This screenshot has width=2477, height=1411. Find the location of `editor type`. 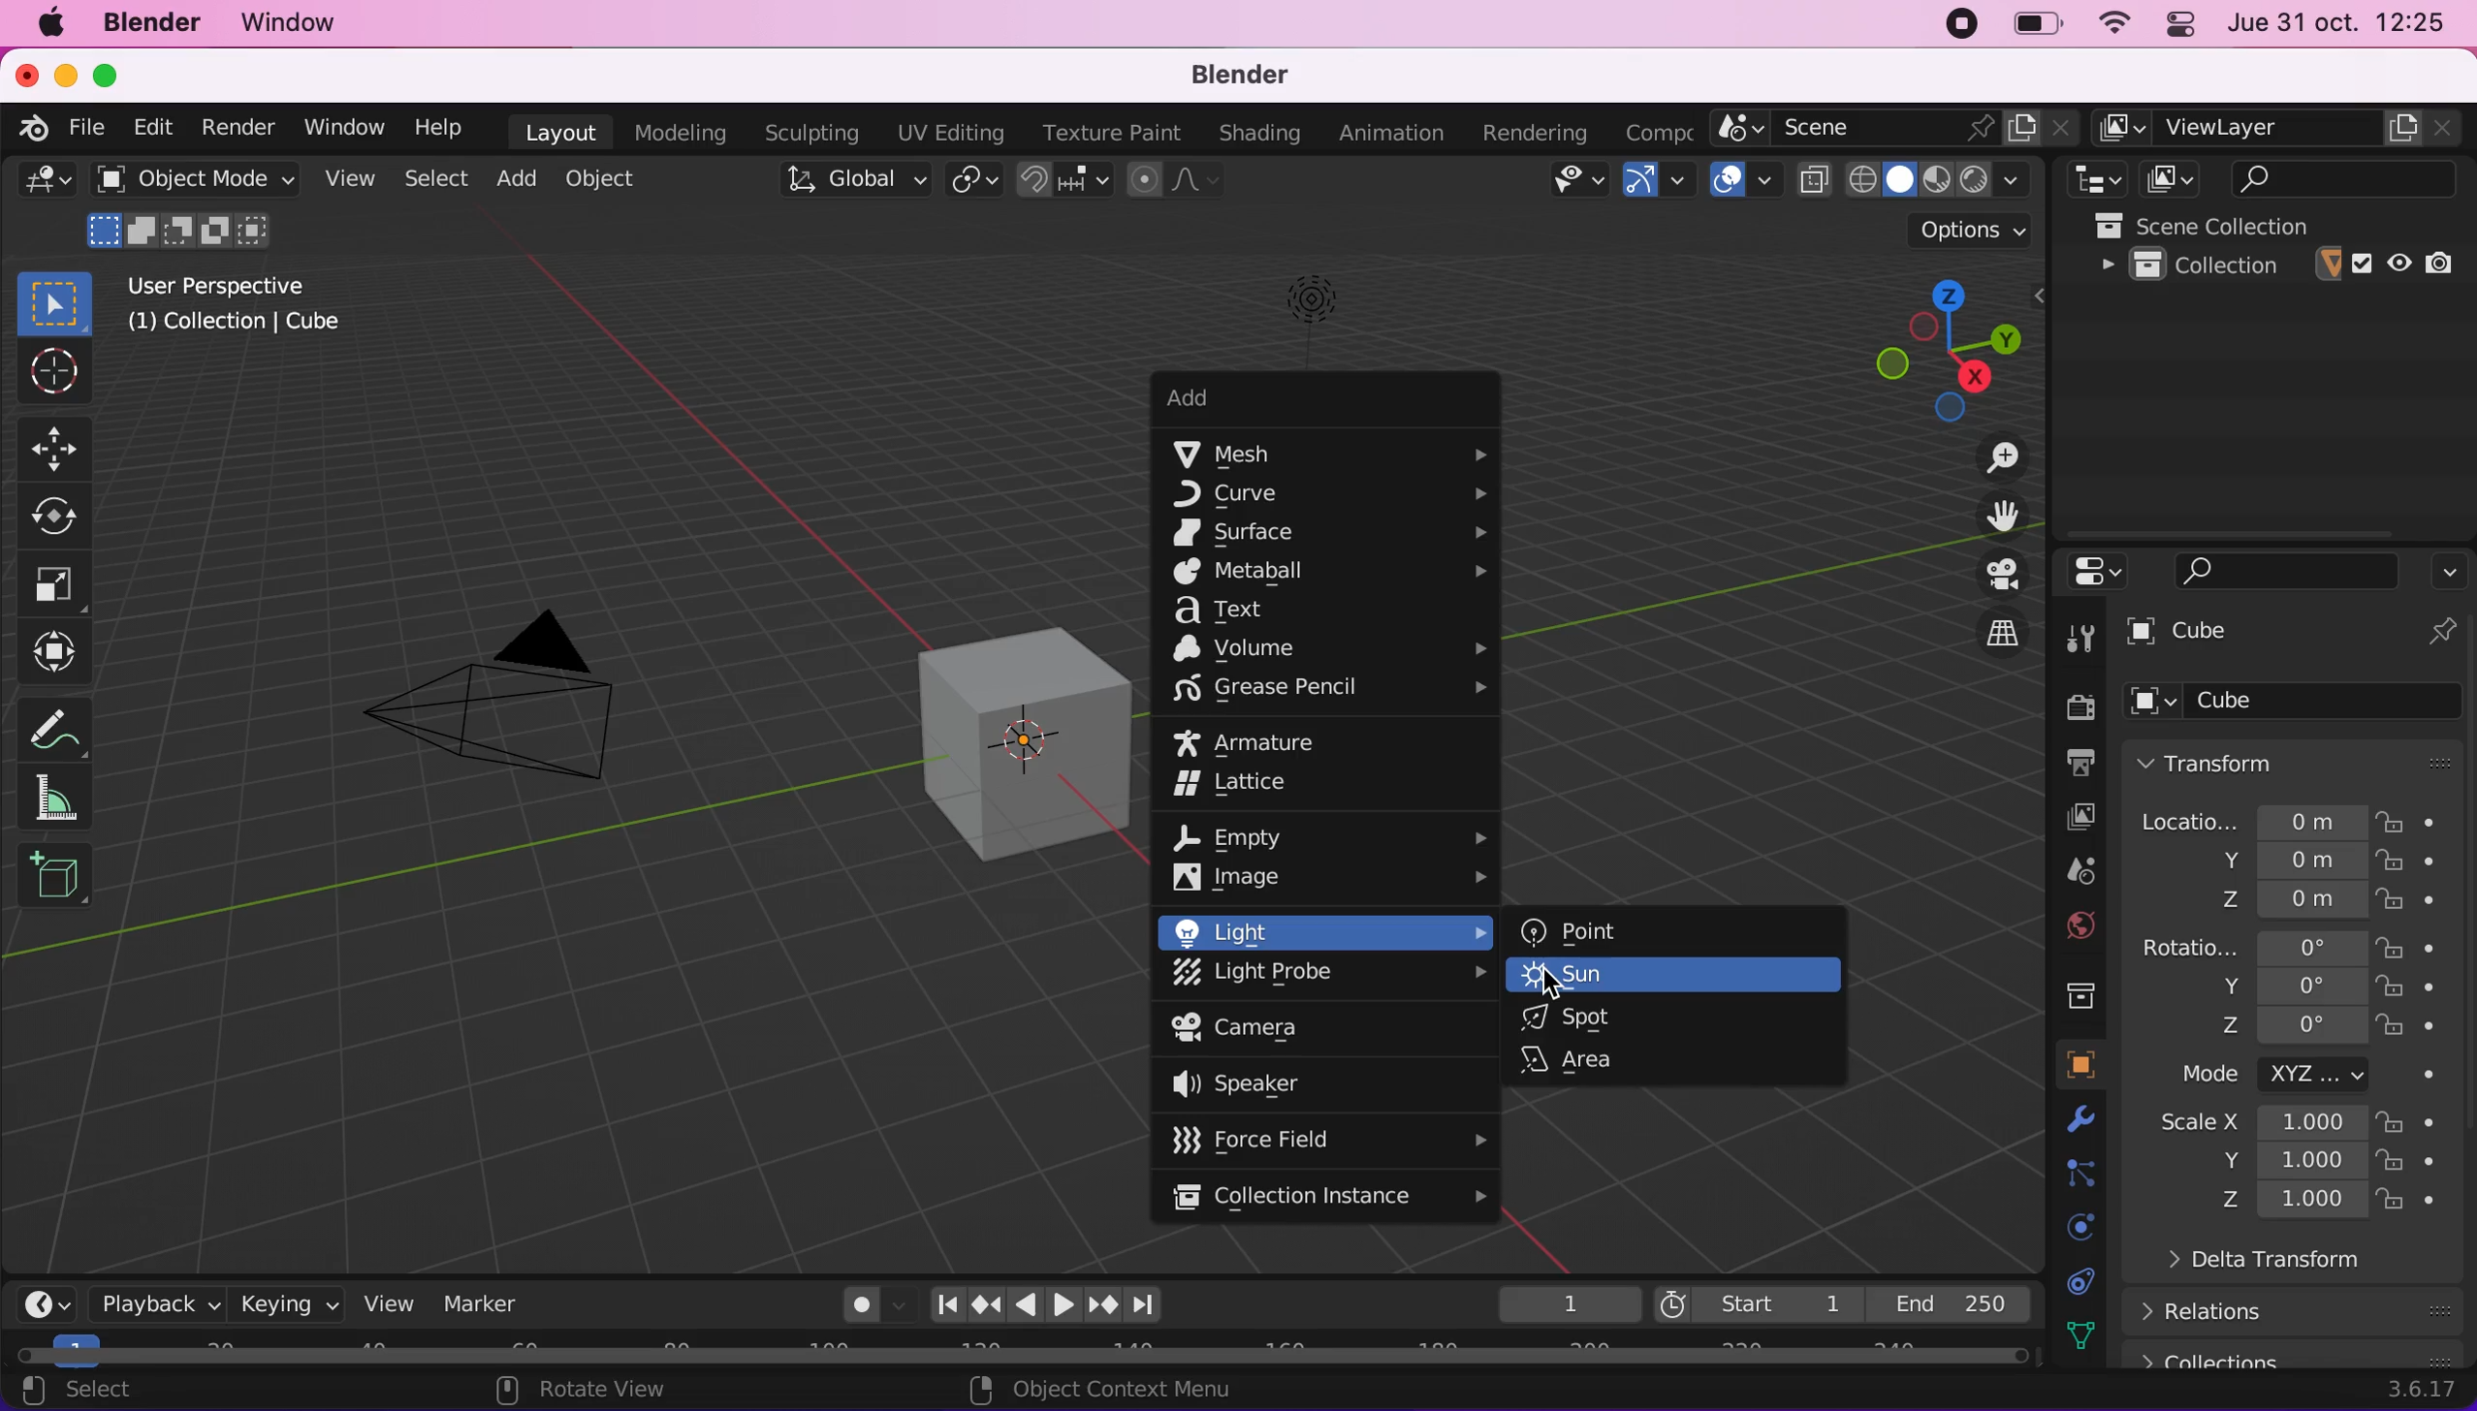

editor type is located at coordinates (42, 188).